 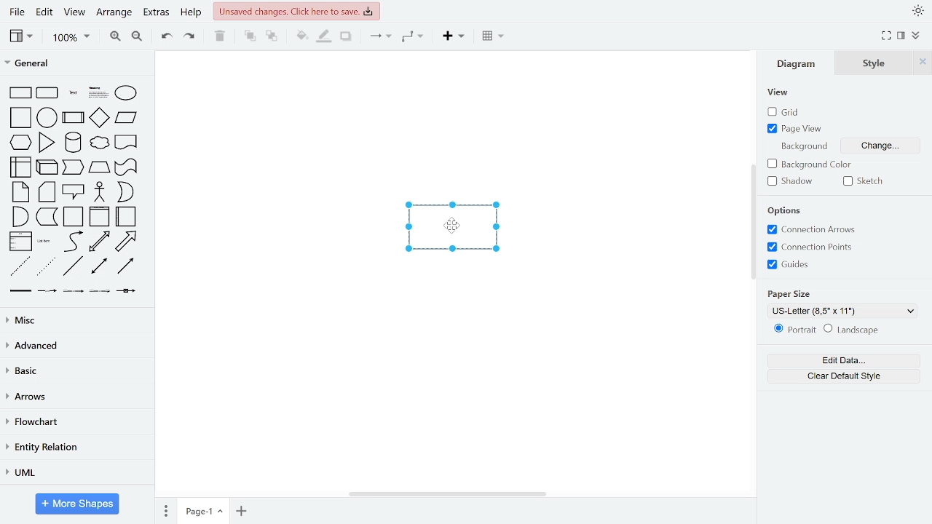 I want to click on general shapes, so click(x=99, y=117).